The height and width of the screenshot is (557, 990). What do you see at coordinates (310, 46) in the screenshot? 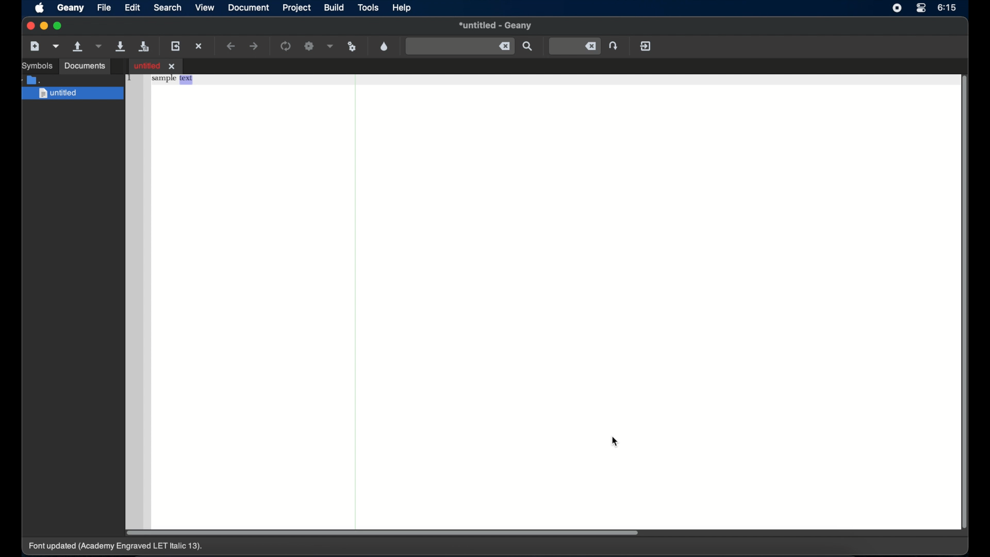
I see `build the current file` at bounding box center [310, 46].